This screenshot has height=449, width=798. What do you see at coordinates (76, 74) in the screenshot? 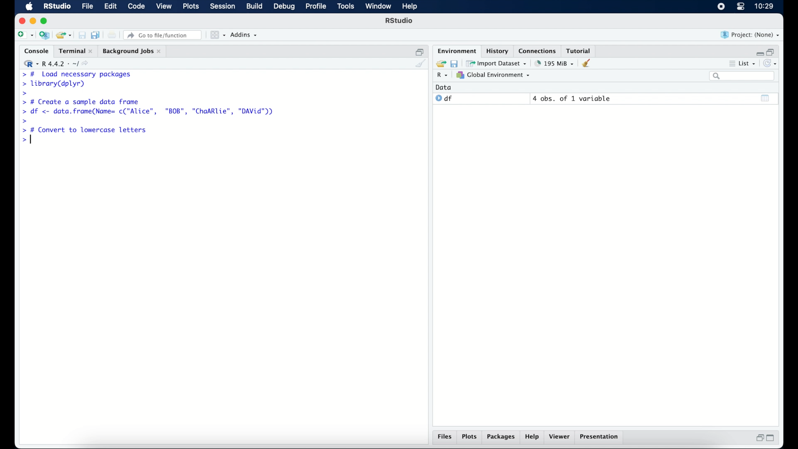
I see `> # Load necessary packages|` at bounding box center [76, 74].